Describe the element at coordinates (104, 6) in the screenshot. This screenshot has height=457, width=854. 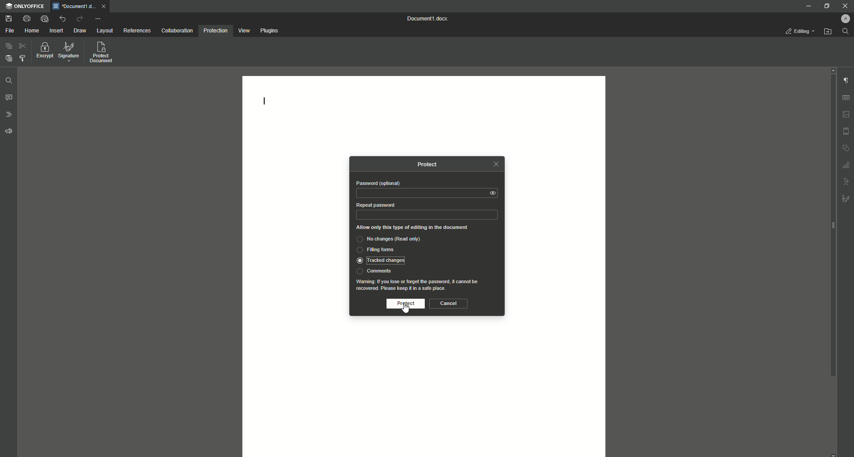
I see `close` at that location.